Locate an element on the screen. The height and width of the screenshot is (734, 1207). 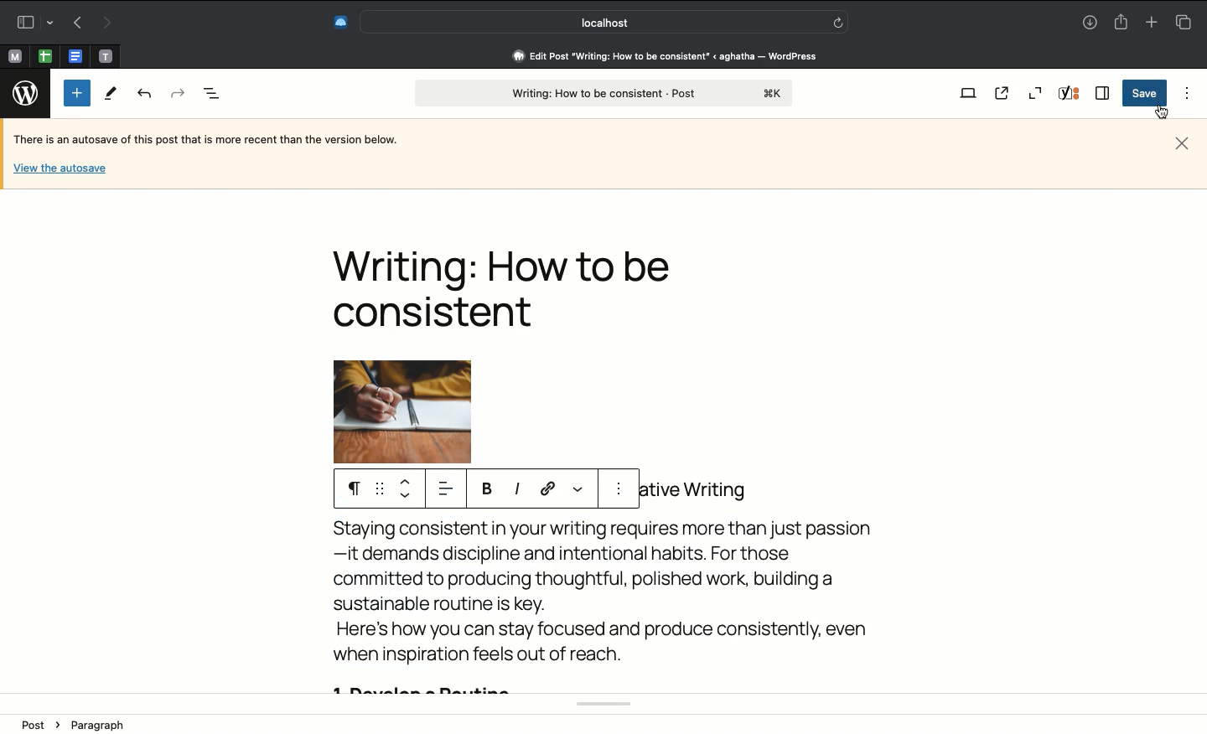
View post is located at coordinates (1005, 94).